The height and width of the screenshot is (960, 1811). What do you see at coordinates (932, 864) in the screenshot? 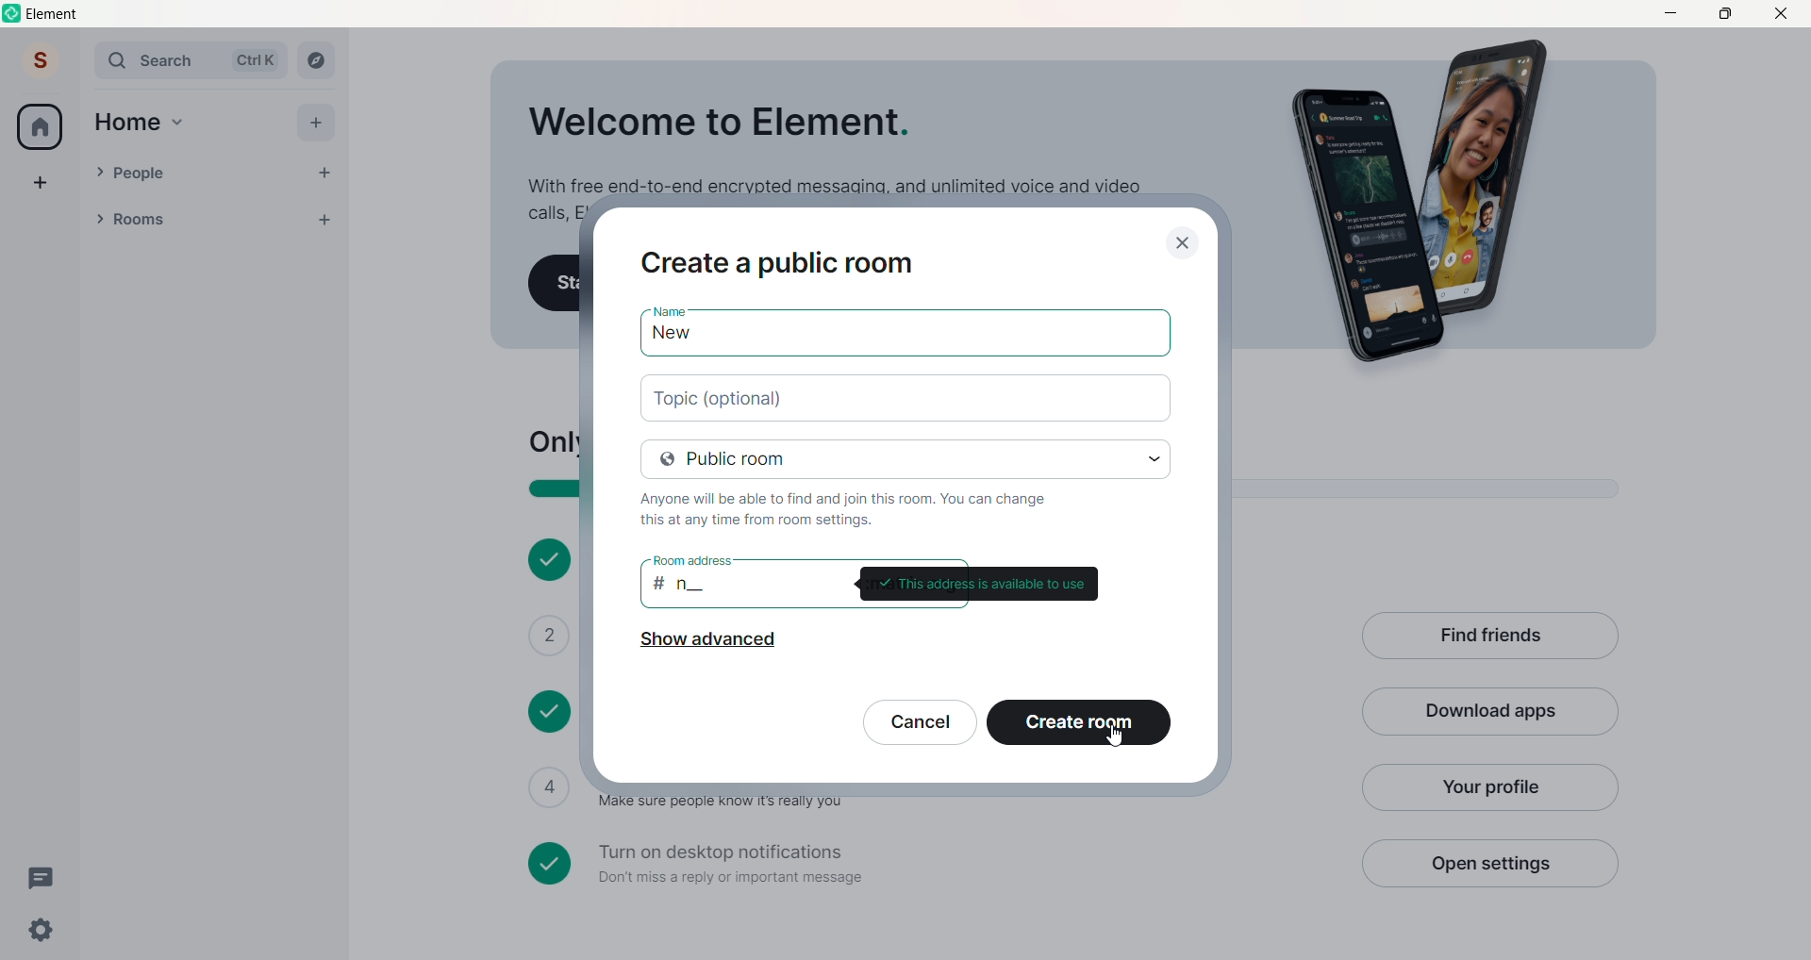
I see `Turn on desktop notifications
Don't miss a reply or important message` at bounding box center [932, 864].